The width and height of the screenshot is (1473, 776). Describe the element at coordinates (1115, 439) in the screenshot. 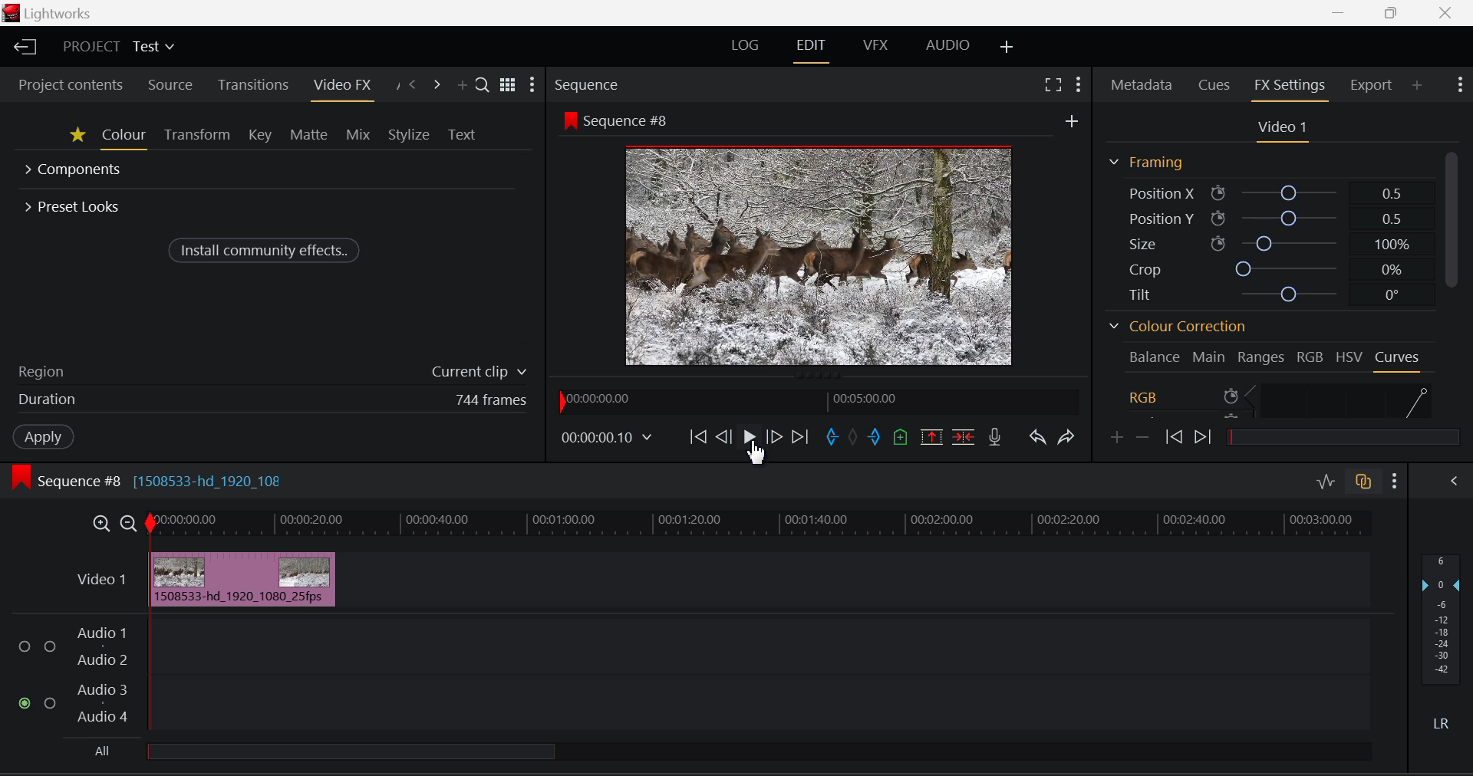

I see `Add keyframe` at that location.